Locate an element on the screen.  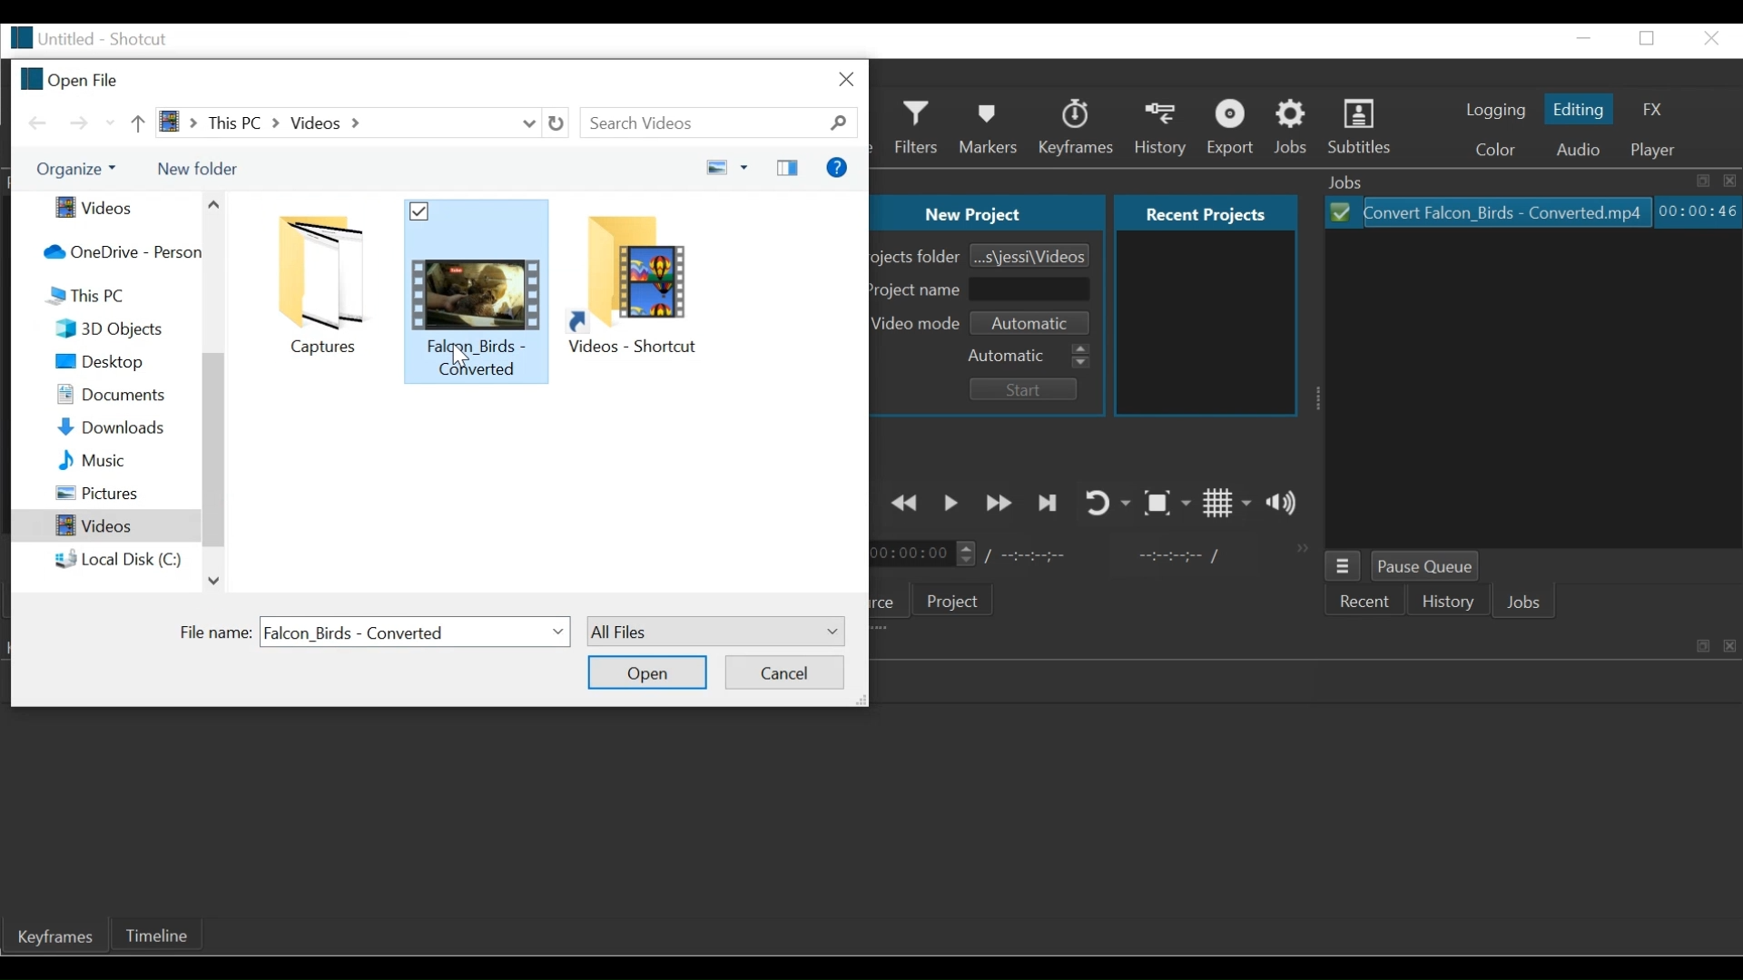
Go Forward is located at coordinates (79, 123).